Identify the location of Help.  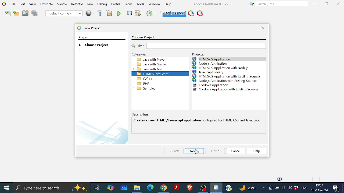
(257, 151).